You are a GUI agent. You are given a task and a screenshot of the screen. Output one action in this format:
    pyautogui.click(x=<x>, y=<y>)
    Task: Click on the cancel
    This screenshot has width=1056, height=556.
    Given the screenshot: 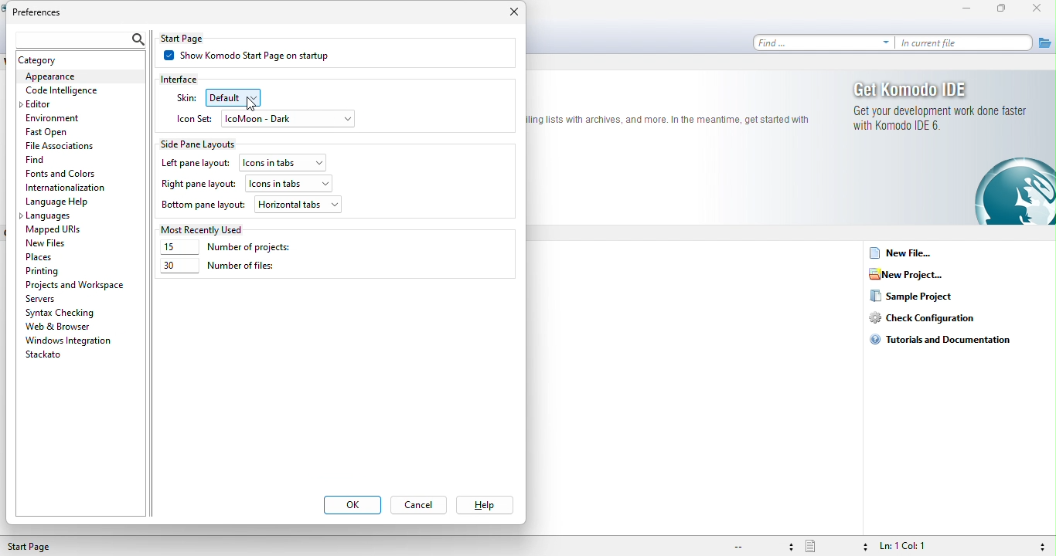 What is the action you would take?
    pyautogui.click(x=422, y=507)
    